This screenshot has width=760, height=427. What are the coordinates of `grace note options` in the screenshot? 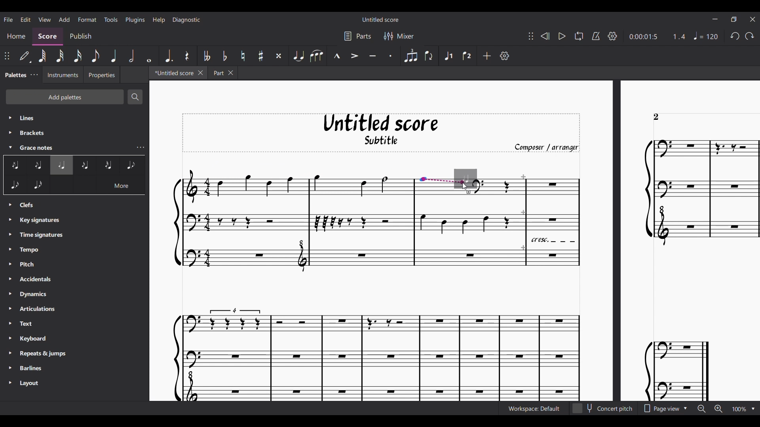 It's located at (107, 166).